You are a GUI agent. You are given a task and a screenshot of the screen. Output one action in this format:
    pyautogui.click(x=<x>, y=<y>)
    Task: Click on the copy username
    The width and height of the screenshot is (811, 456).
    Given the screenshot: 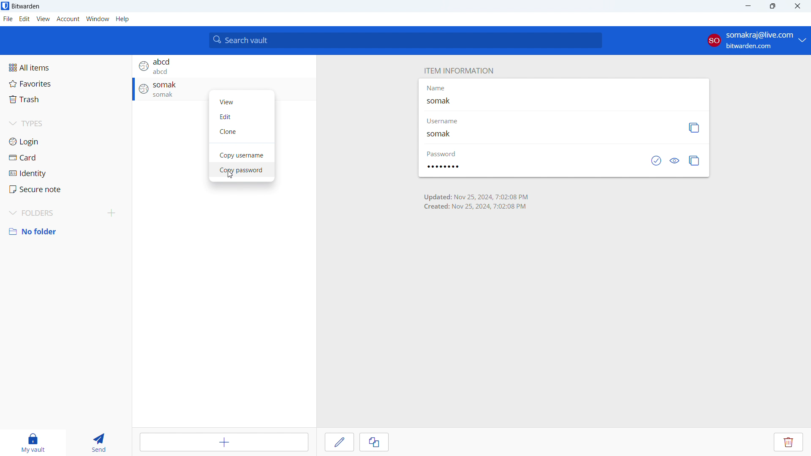 What is the action you would take?
    pyautogui.click(x=241, y=154)
    